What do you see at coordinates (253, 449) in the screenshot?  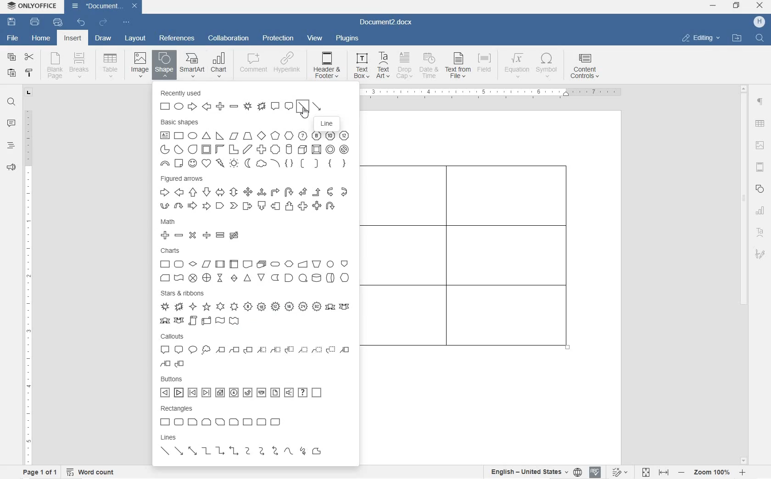 I see `lines` at bounding box center [253, 449].